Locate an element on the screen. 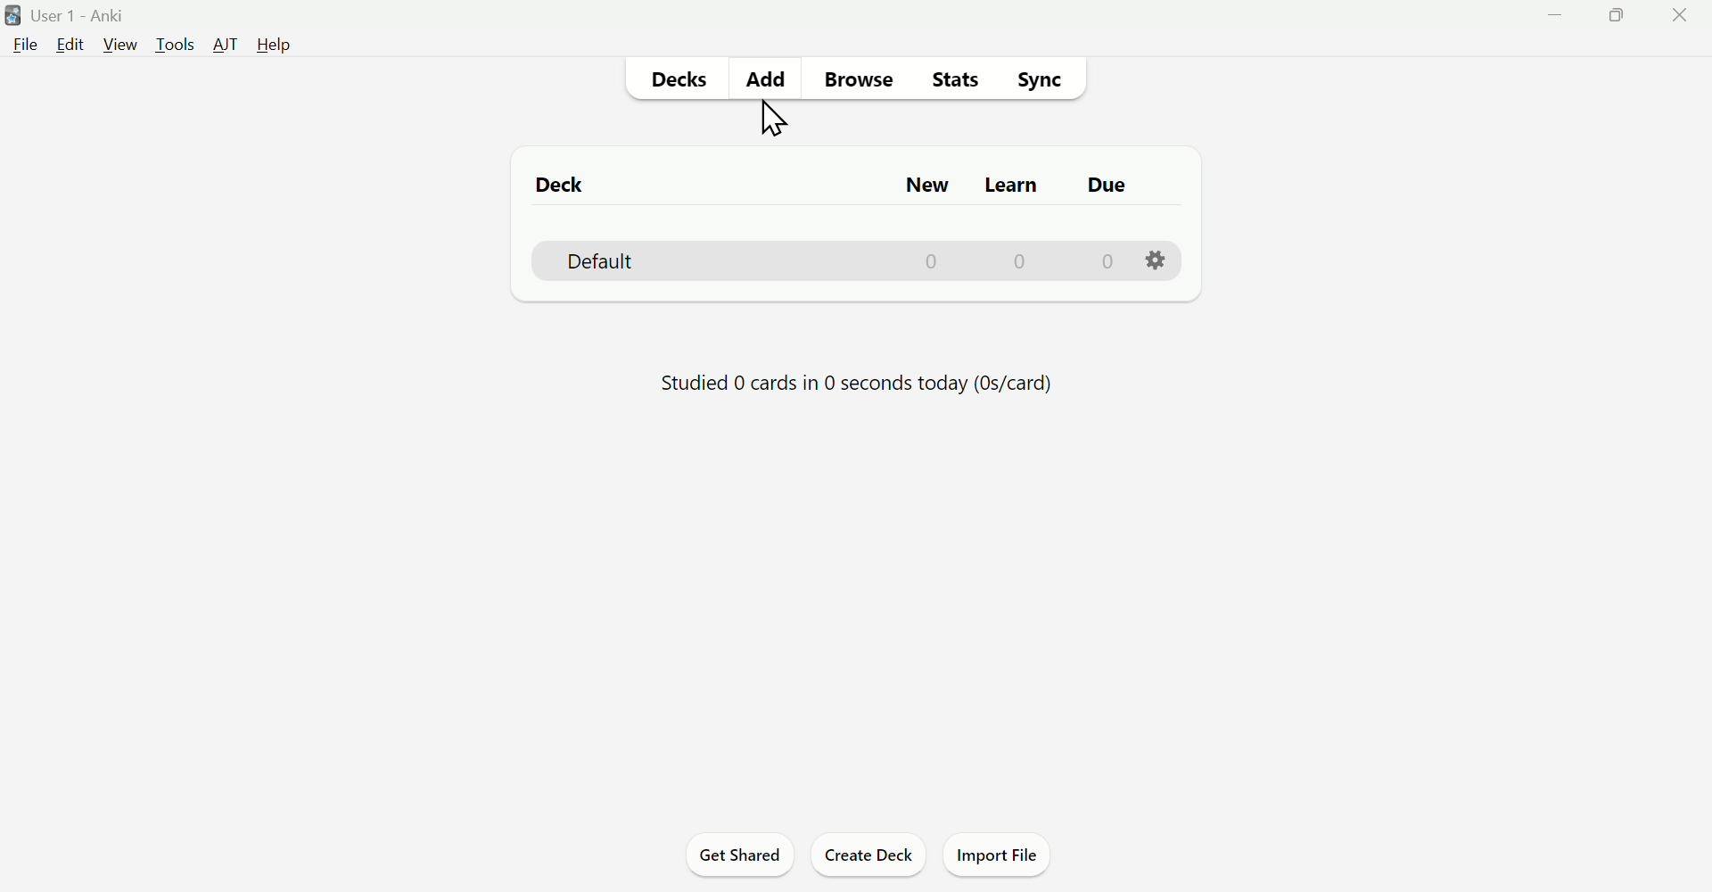  <inimize is located at coordinates (1554, 15).